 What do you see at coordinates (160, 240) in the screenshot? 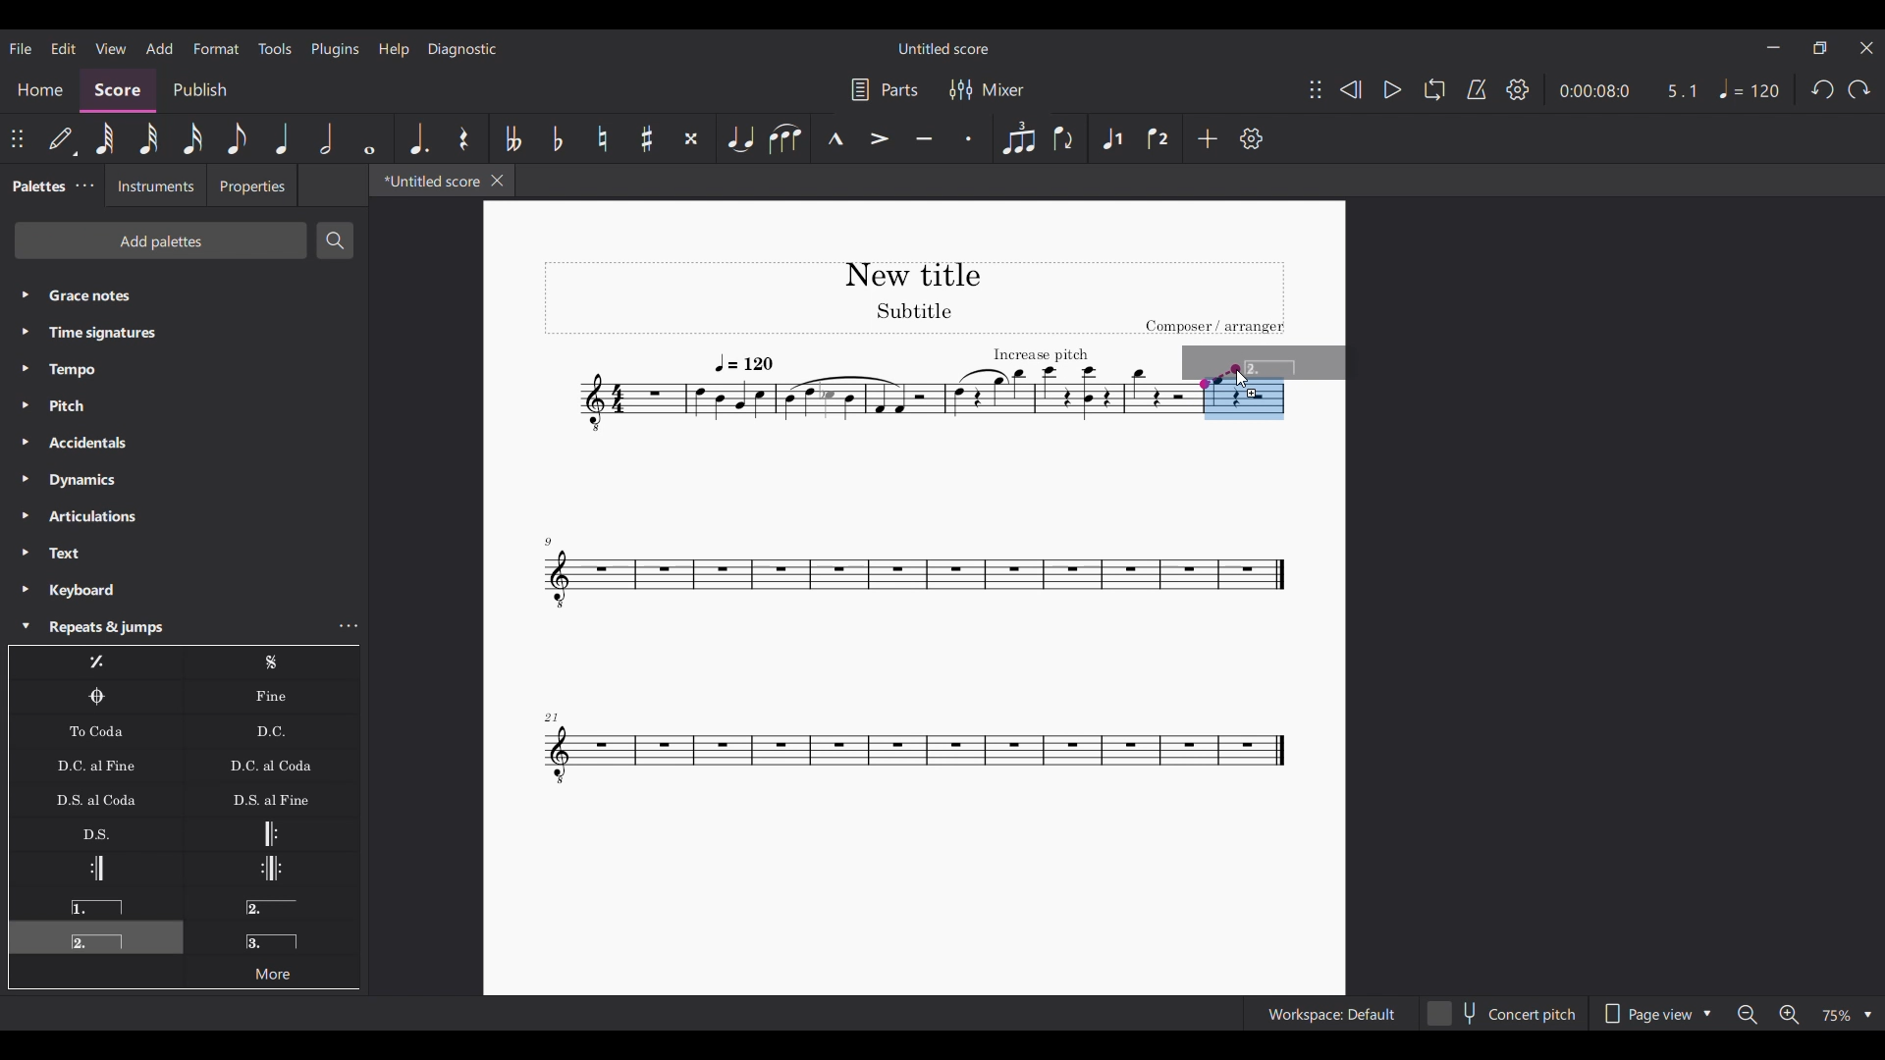
I see `Add palettes` at bounding box center [160, 240].